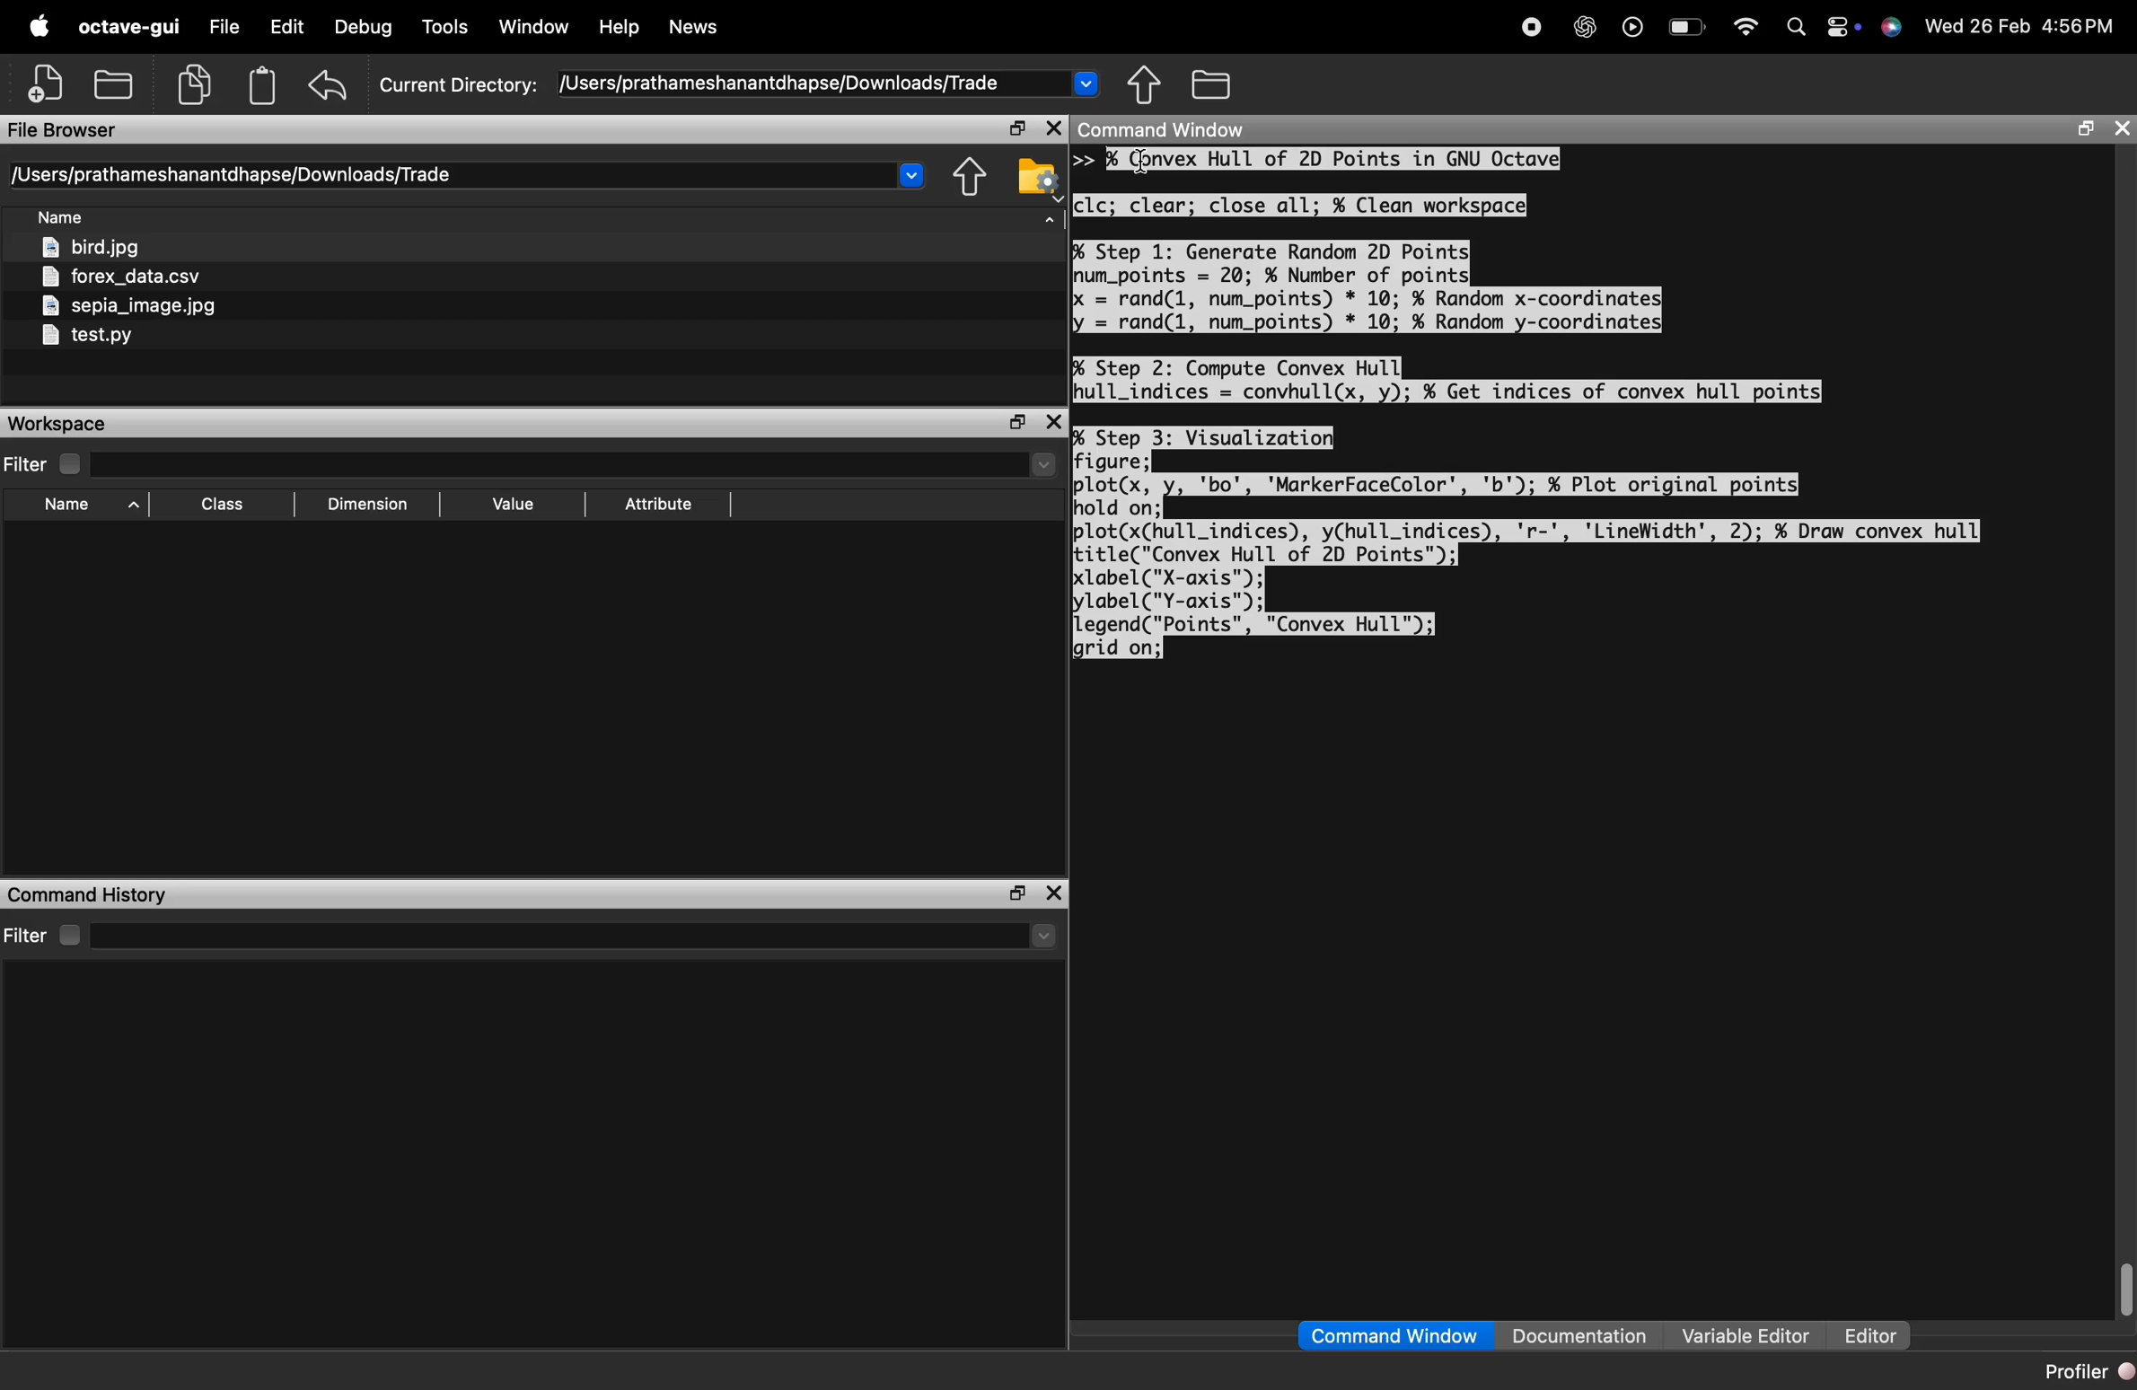 This screenshot has height=1390, width=2137. I want to click on separate the window, so click(1016, 422).